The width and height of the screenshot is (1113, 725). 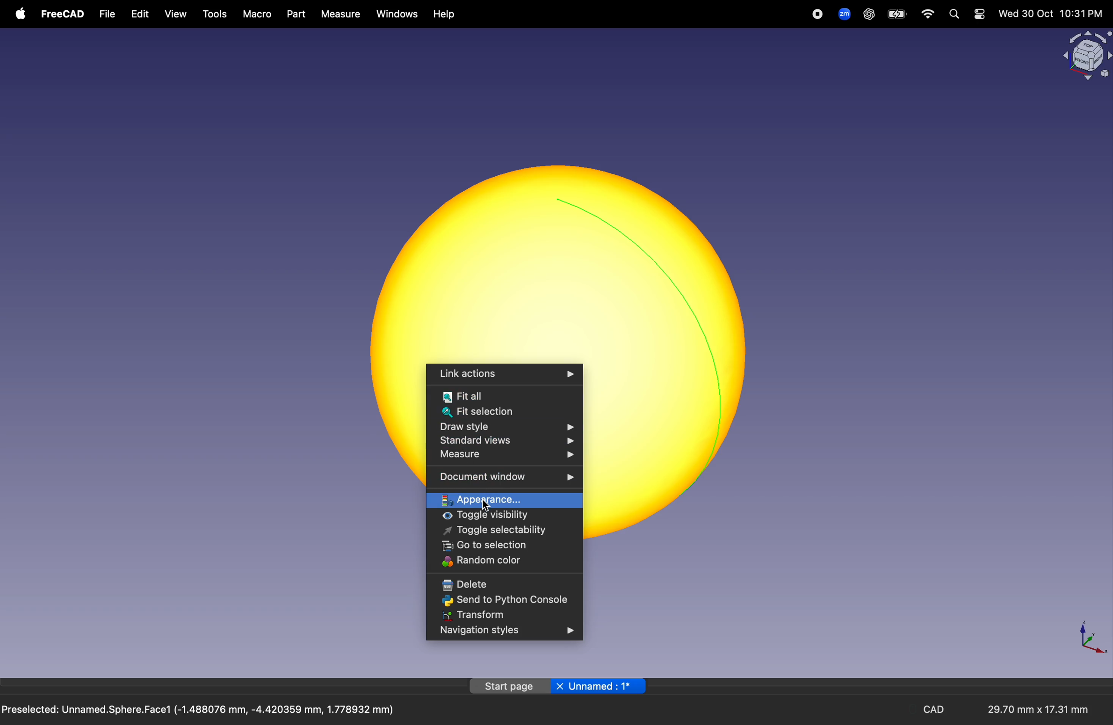 What do you see at coordinates (504, 396) in the screenshot?
I see `fit all` at bounding box center [504, 396].